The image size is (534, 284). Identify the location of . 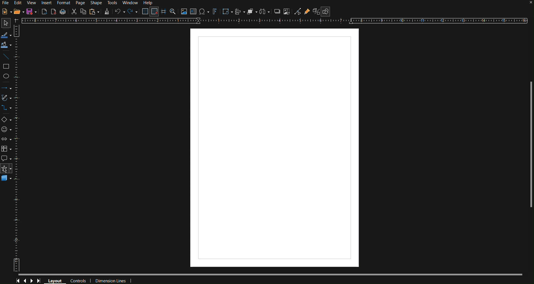
(6, 23).